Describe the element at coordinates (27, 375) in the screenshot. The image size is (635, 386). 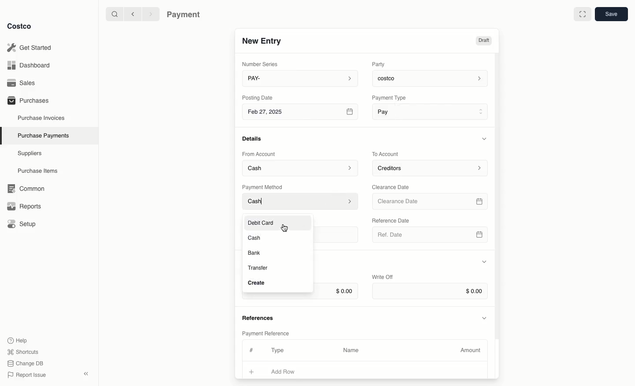
I see `Report Issue` at that location.